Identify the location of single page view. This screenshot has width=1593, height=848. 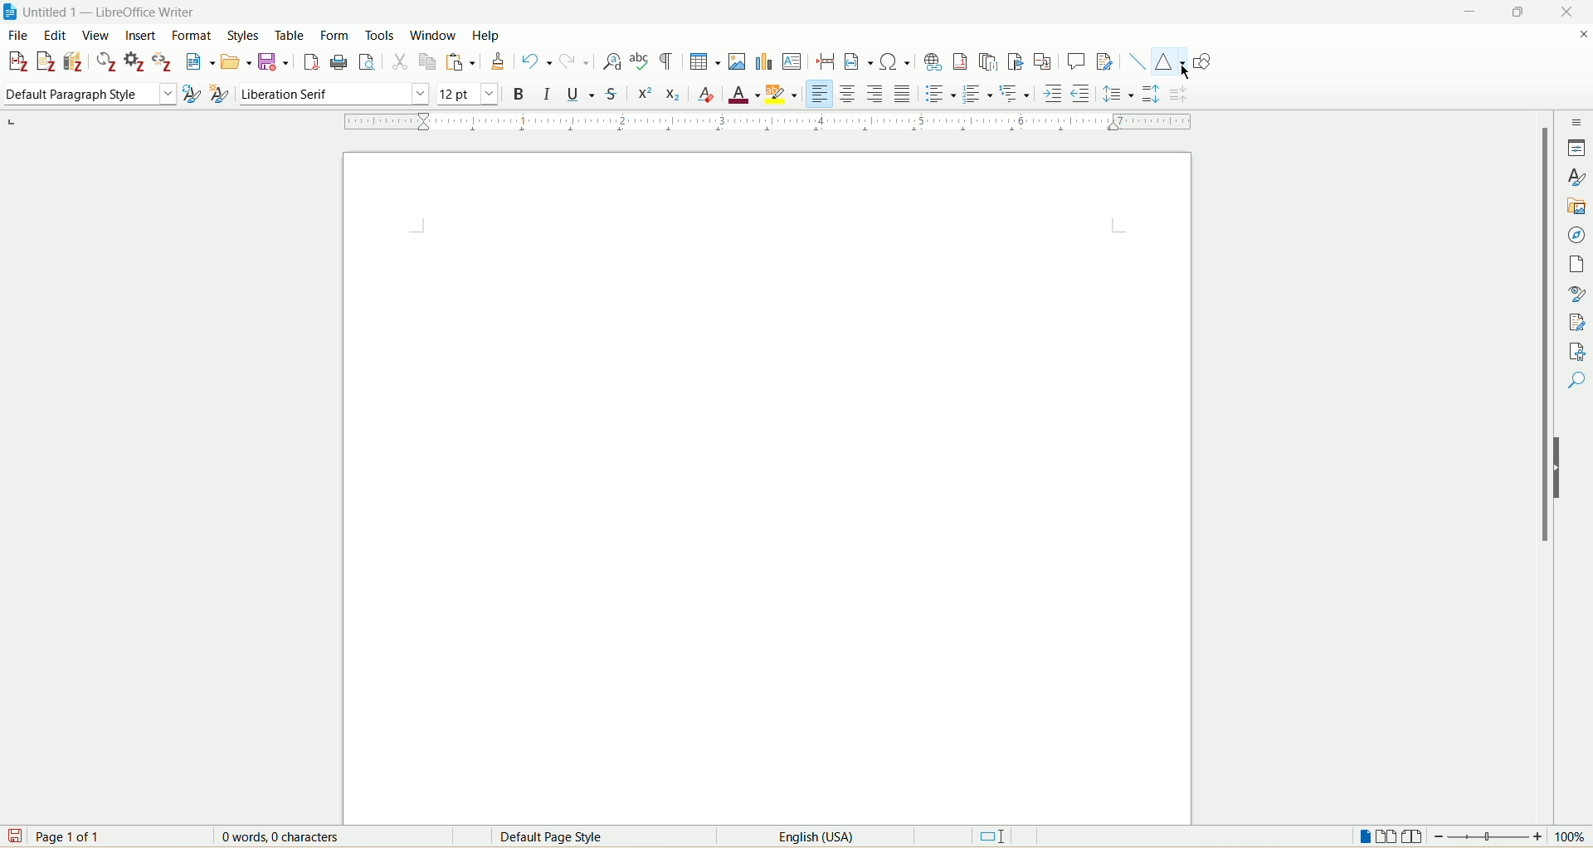
(1365, 836).